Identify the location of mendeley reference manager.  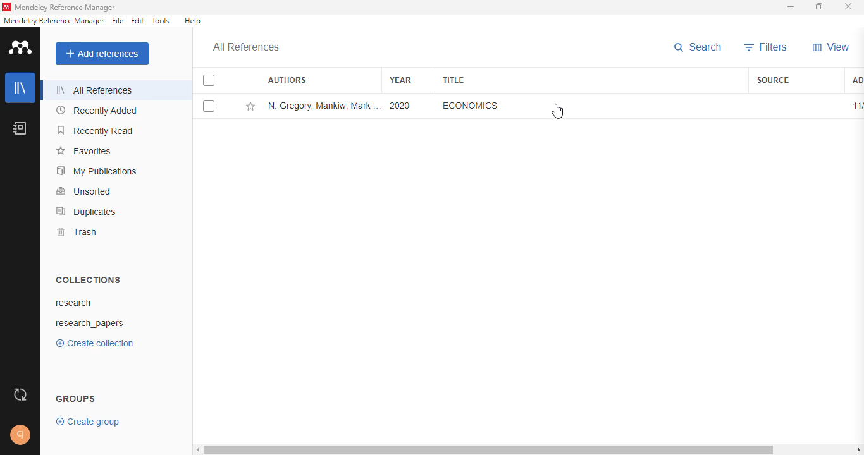
(65, 7).